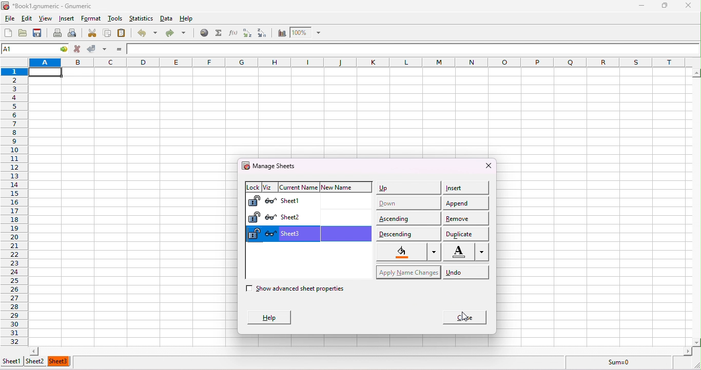  What do you see at coordinates (468, 202) in the screenshot?
I see `append` at bounding box center [468, 202].